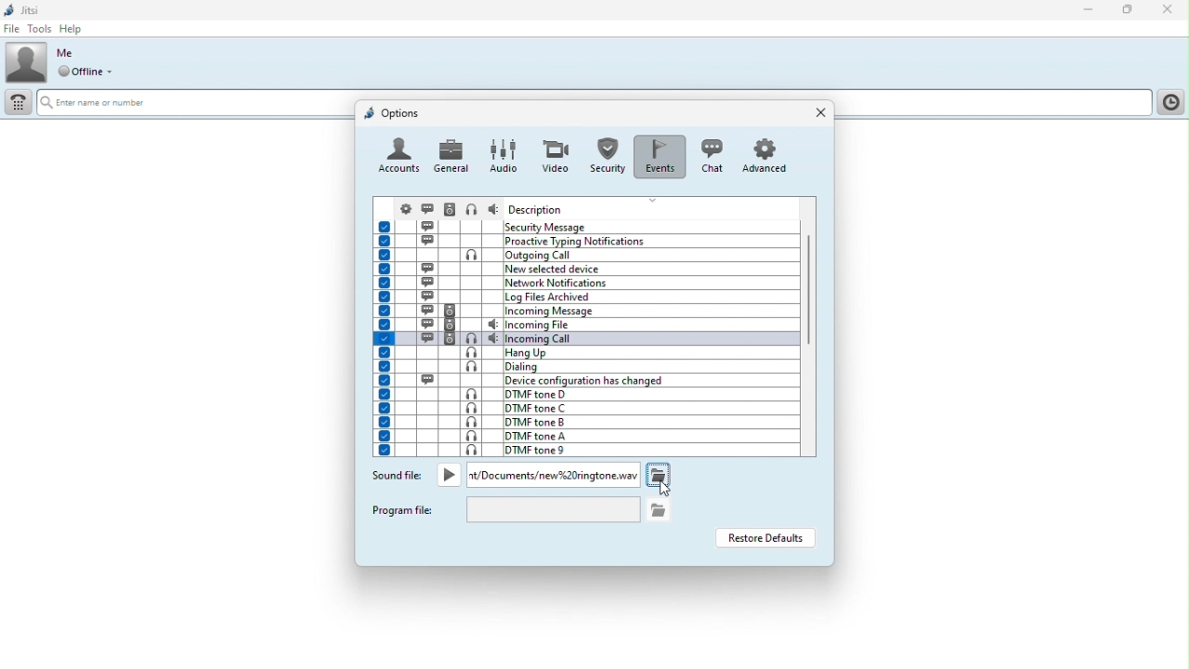  Describe the element at coordinates (581, 408) in the screenshot. I see `DTMF tone C` at that location.